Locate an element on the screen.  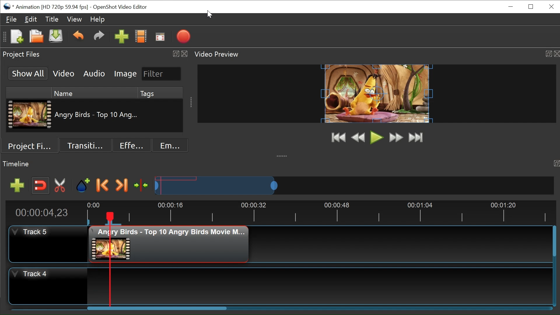
Undo is located at coordinates (79, 36).